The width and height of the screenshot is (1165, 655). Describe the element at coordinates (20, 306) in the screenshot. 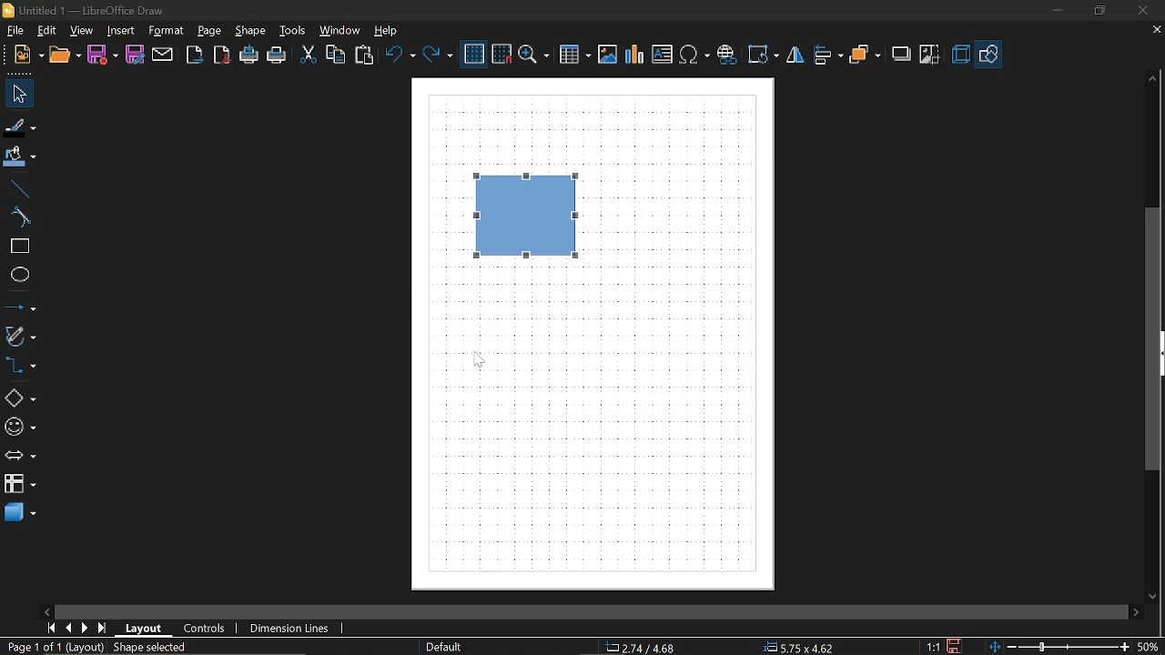

I see `Lines and arrows` at that location.